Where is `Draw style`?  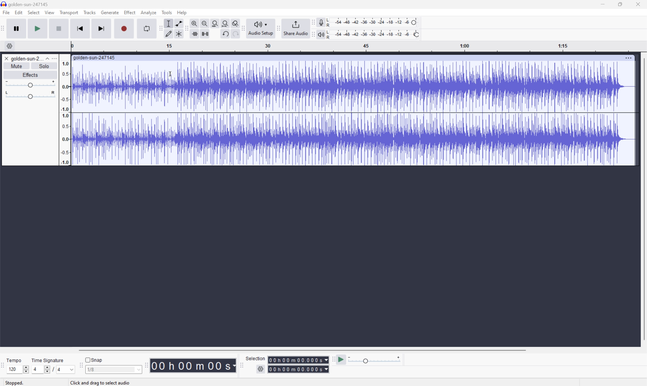
Draw style is located at coordinates (169, 33).